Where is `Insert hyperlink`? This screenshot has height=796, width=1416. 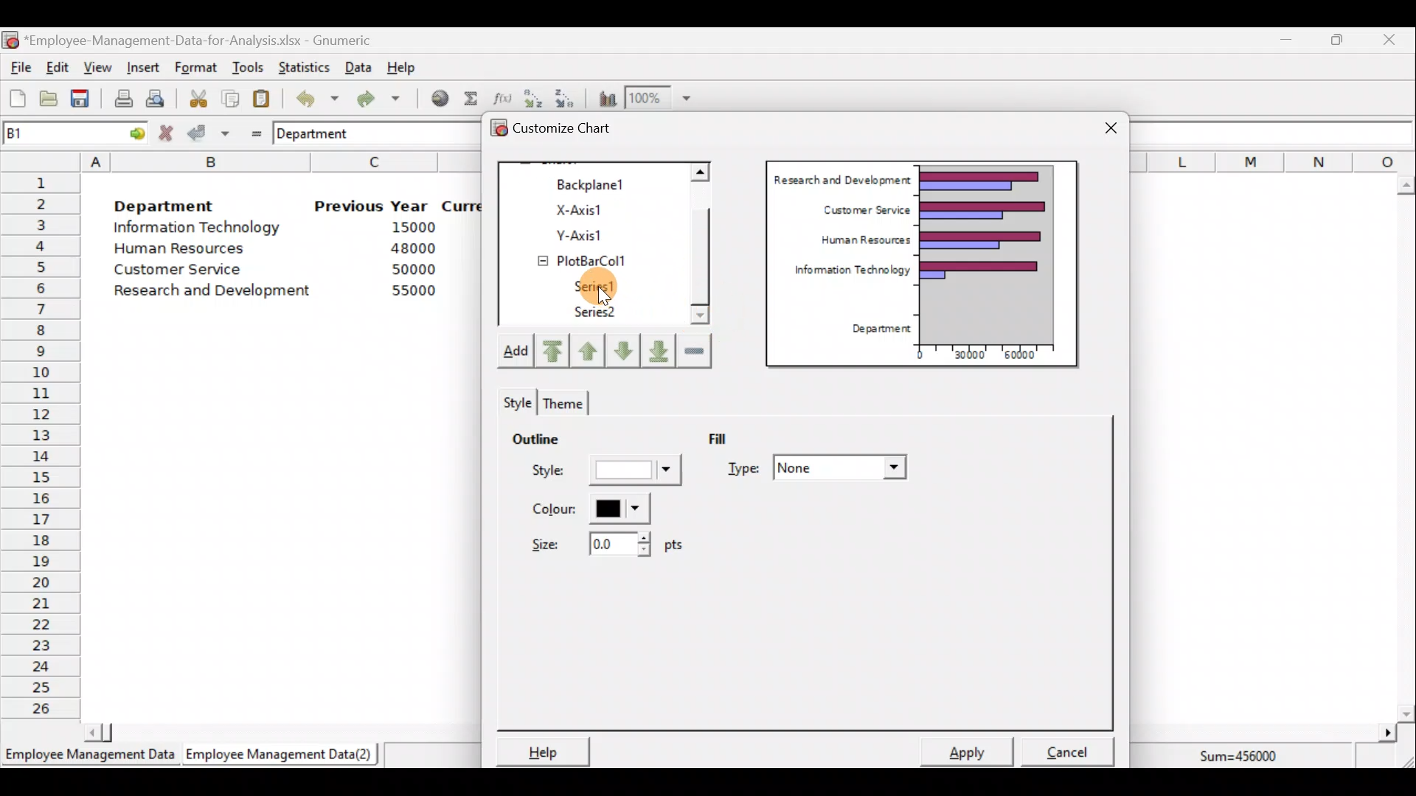
Insert hyperlink is located at coordinates (434, 97).